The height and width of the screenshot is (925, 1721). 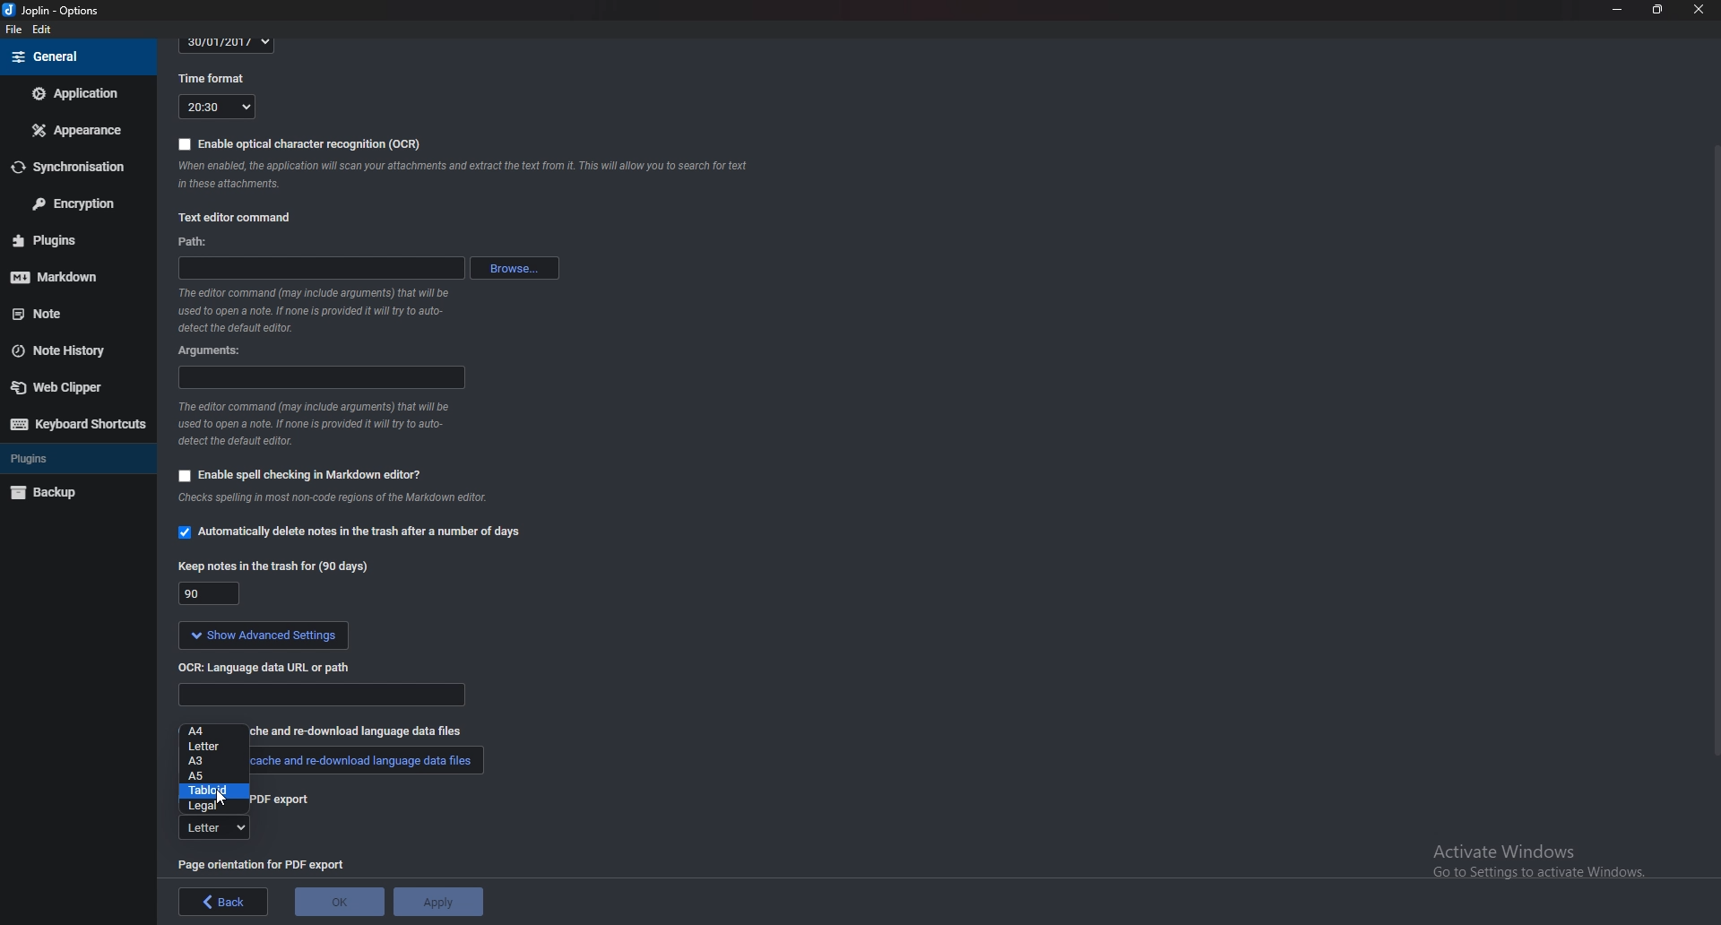 What do you see at coordinates (55, 11) in the screenshot?
I see `joplin` at bounding box center [55, 11].